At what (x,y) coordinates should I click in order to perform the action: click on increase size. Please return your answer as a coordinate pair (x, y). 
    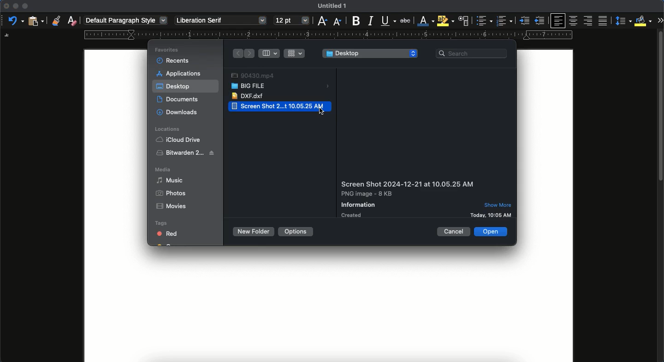
    Looking at the image, I should click on (322, 21).